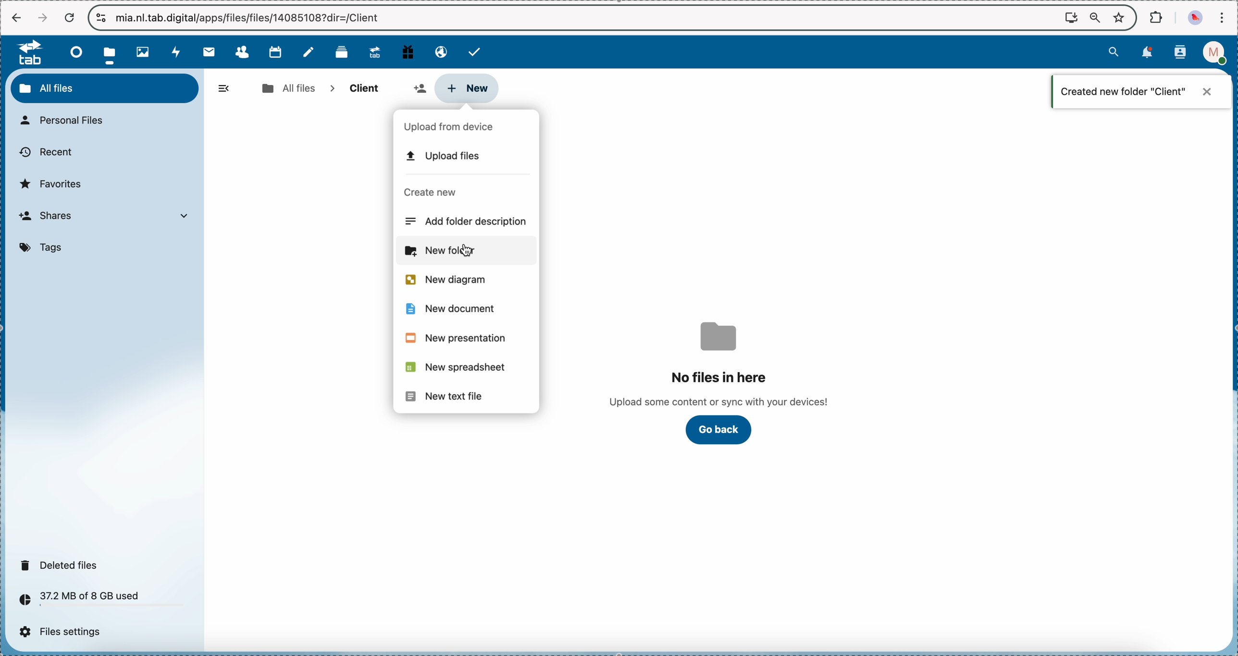 This screenshot has height=656, width=1238. What do you see at coordinates (476, 52) in the screenshot?
I see `tasks` at bounding box center [476, 52].